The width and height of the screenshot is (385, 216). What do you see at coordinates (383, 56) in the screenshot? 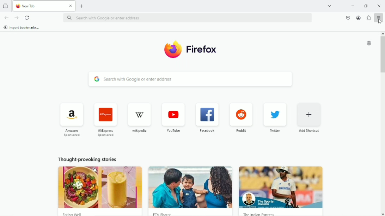
I see `vertical scrollbar` at bounding box center [383, 56].